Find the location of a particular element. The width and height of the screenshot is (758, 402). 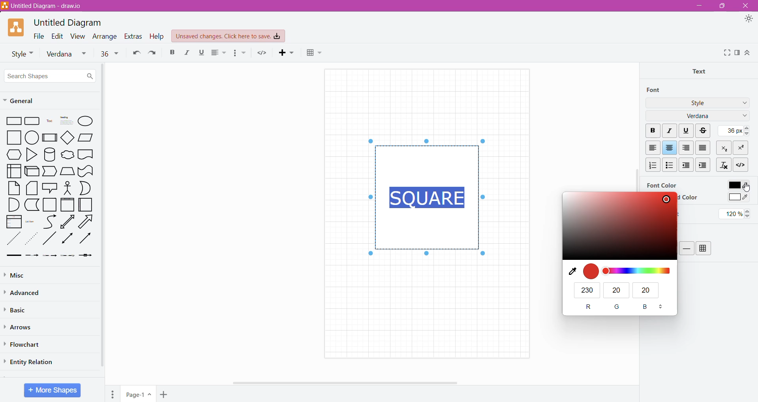

circle is located at coordinates (32, 137).